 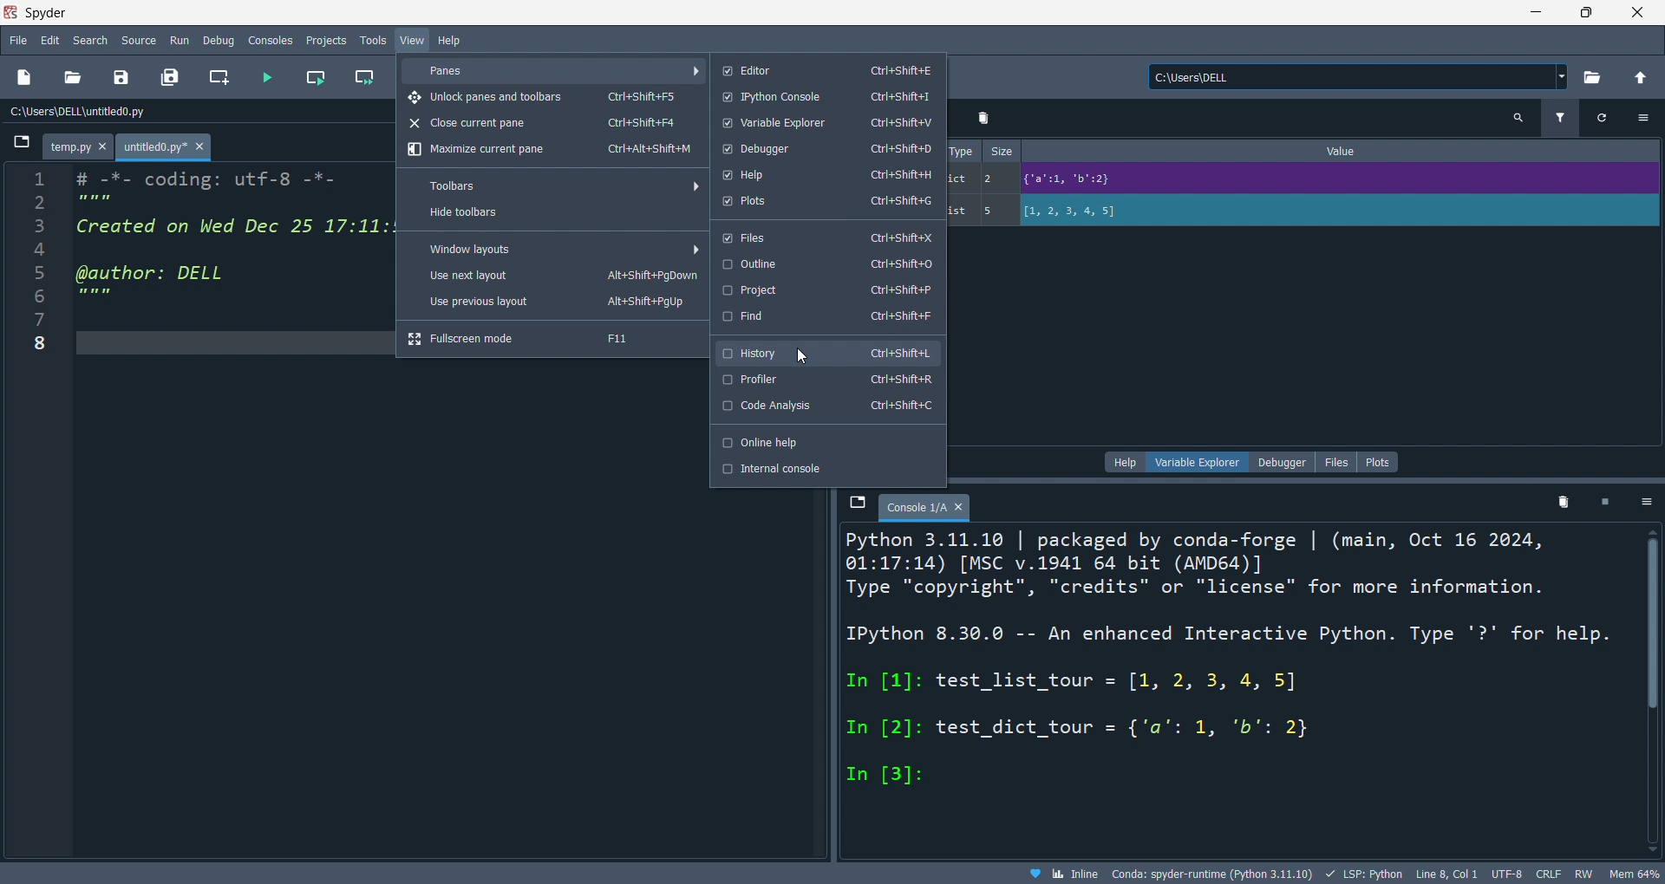 I want to click on language, so click(x=1362, y=874).